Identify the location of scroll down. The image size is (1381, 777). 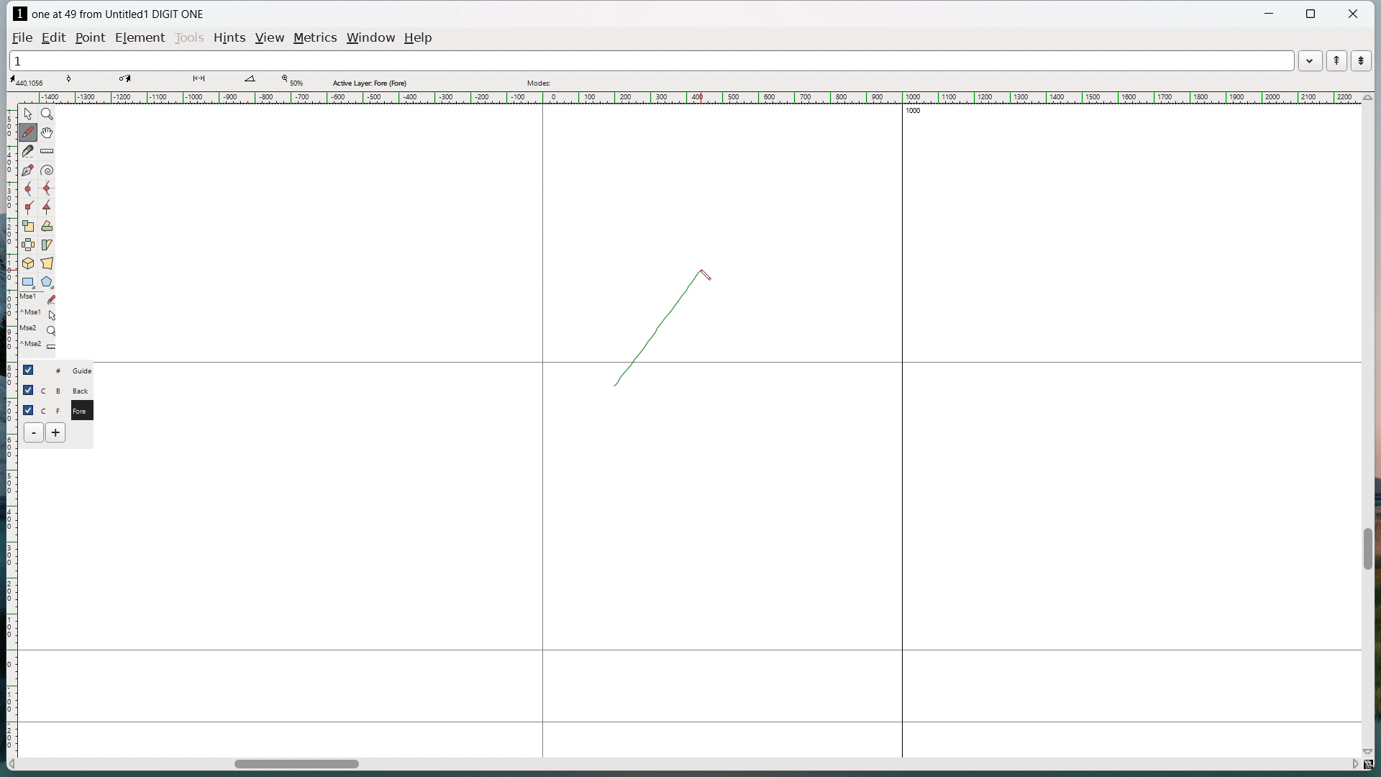
(1372, 749).